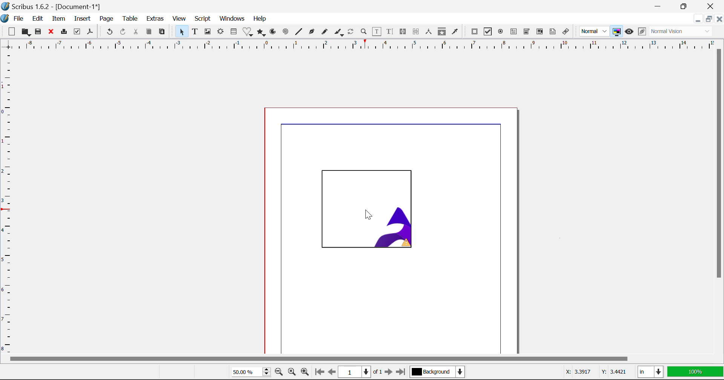  Describe the element at coordinates (514, 33) in the screenshot. I see `Pdf Text Field` at that location.